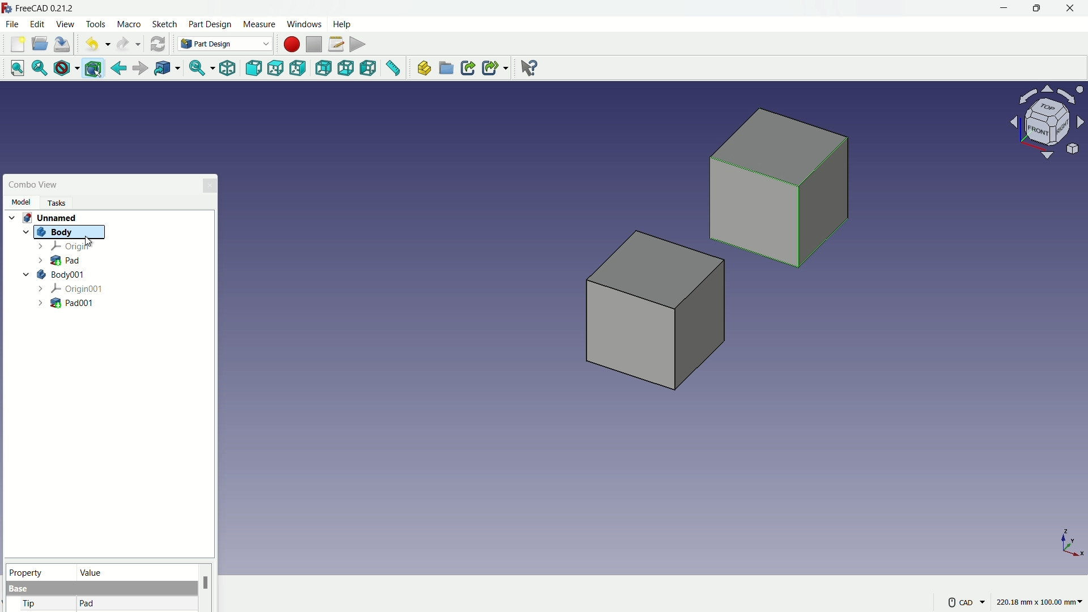 This screenshot has width=1088, height=612. Describe the element at coordinates (44, 185) in the screenshot. I see `Combo View` at that location.